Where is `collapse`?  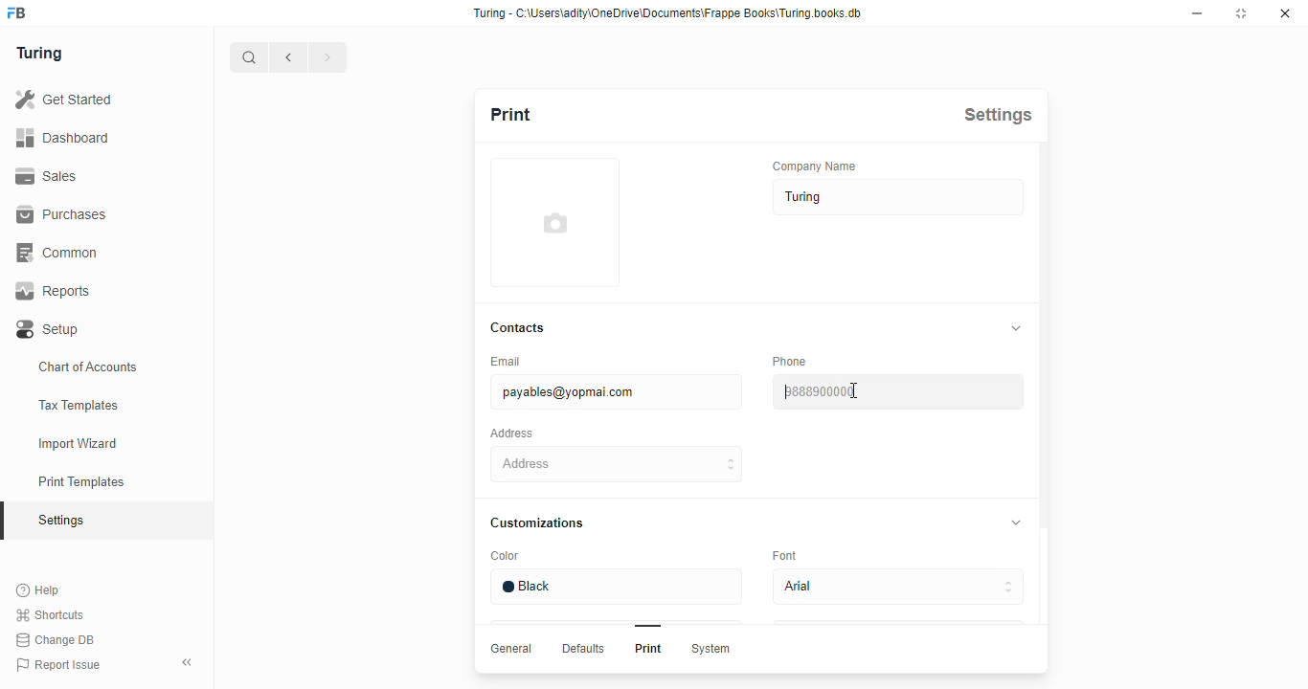 collapse is located at coordinates (1011, 326).